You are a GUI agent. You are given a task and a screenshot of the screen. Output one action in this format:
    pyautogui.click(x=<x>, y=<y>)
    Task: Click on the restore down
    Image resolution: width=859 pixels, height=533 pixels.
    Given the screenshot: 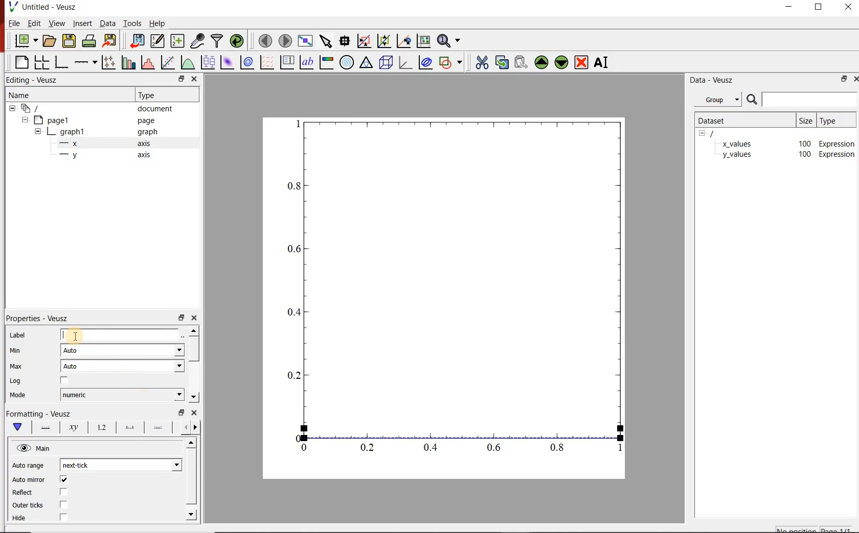 What is the action you would take?
    pyautogui.click(x=818, y=8)
    